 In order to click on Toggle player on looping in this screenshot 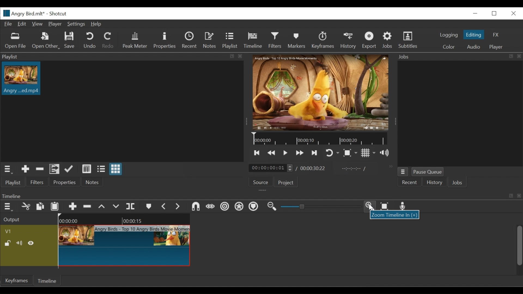, I will do `click(333, 153)`.